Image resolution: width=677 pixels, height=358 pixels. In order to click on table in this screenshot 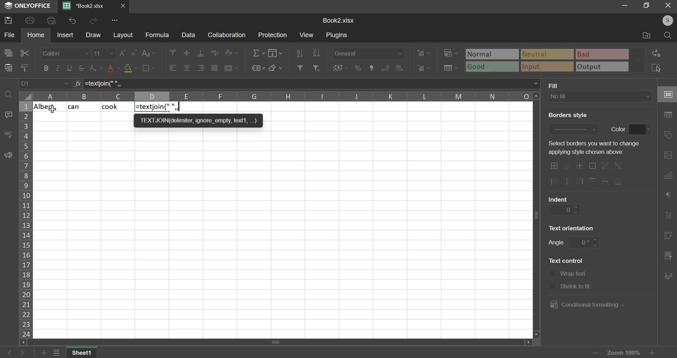, I will do `click(668, 115)`.